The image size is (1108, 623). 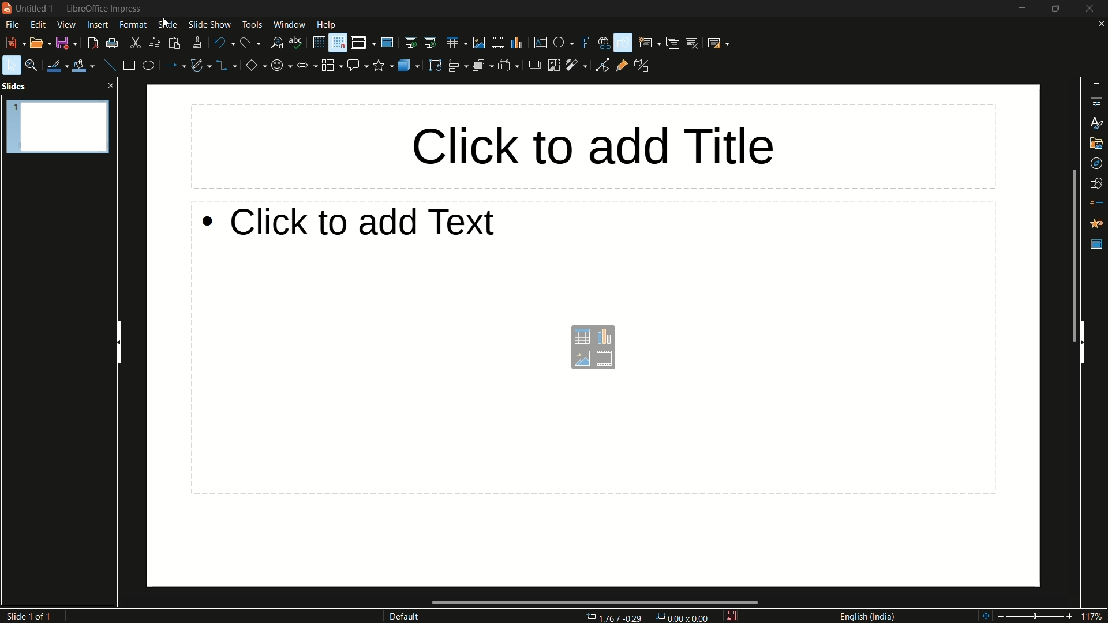 I want to click on 3d objects, so click(x=409, y=66).